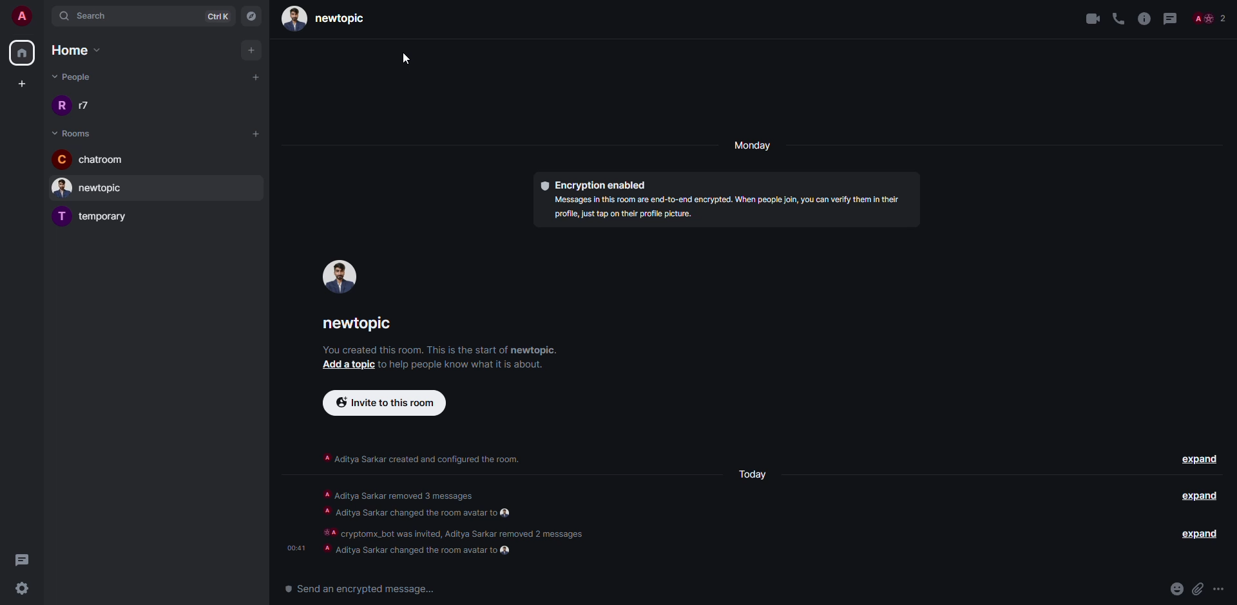 The width and height of the screenshot is (1237, 605). Describe the element at coordinates (361, 323) in the screenshot. I see `room` at that location.